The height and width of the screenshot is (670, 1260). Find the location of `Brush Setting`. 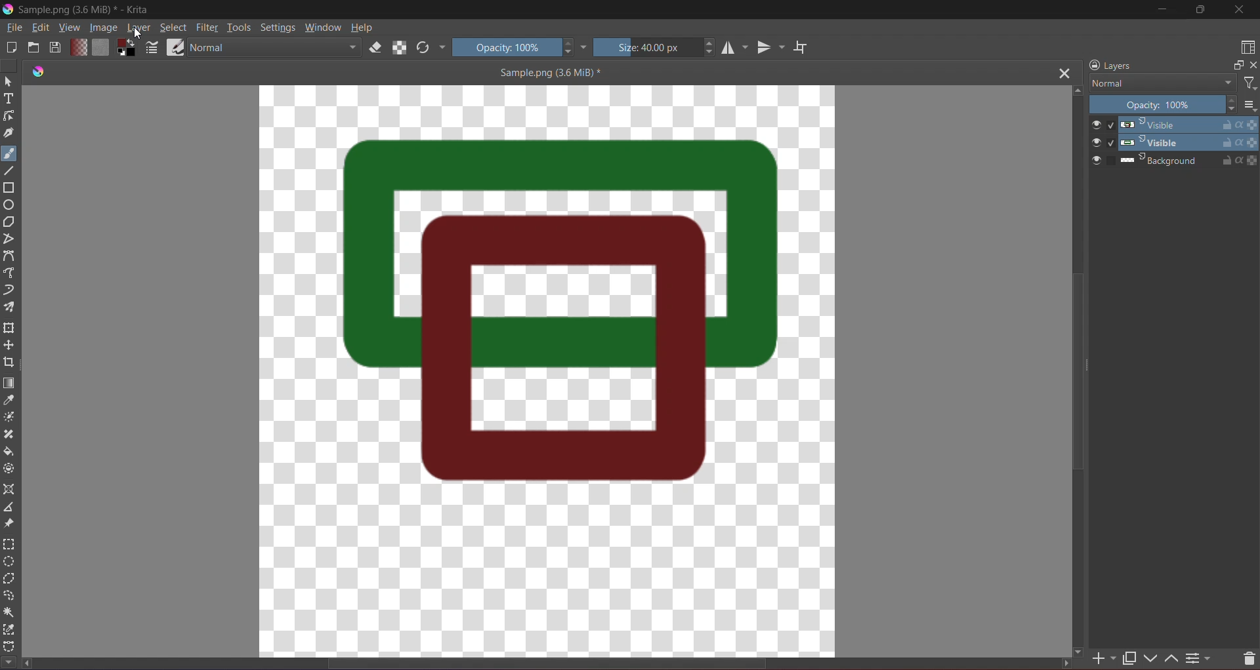

Brush Setting is located at coordinates (152, 49).